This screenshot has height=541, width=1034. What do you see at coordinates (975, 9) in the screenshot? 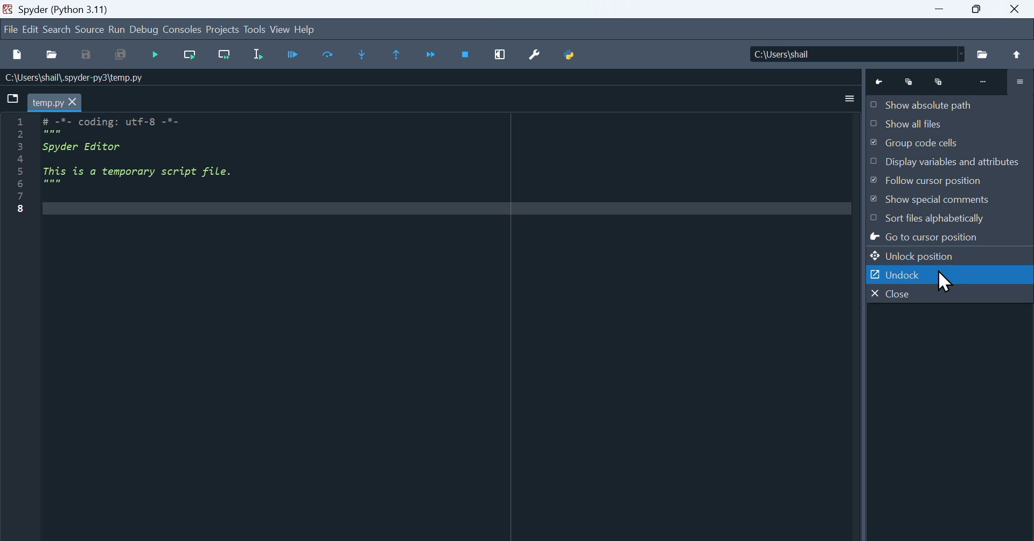
I see `Maximize` at bounding box center [975, 9].